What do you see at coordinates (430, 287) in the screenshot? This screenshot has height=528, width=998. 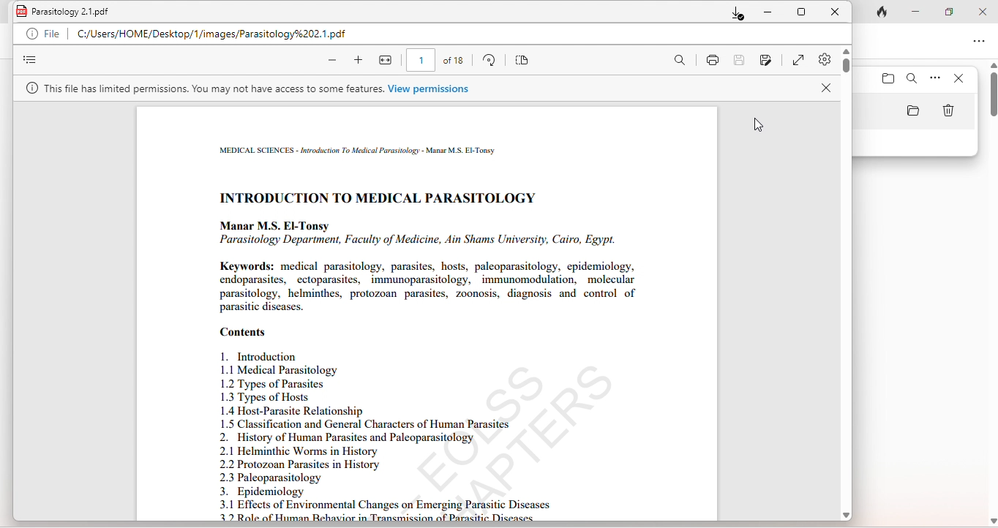 I see `Keywords: medical parasitology, parasites, hosts, paleoparasitology, epidemiology,
endoparasites, ectoparasites, immunoparasitology, - immunomodulation, molecular
parasitology, helminthes, protozoan parasites, zoonosis, diagnosis and control of
parasitic diseases.` at bounding box center [430, 287].